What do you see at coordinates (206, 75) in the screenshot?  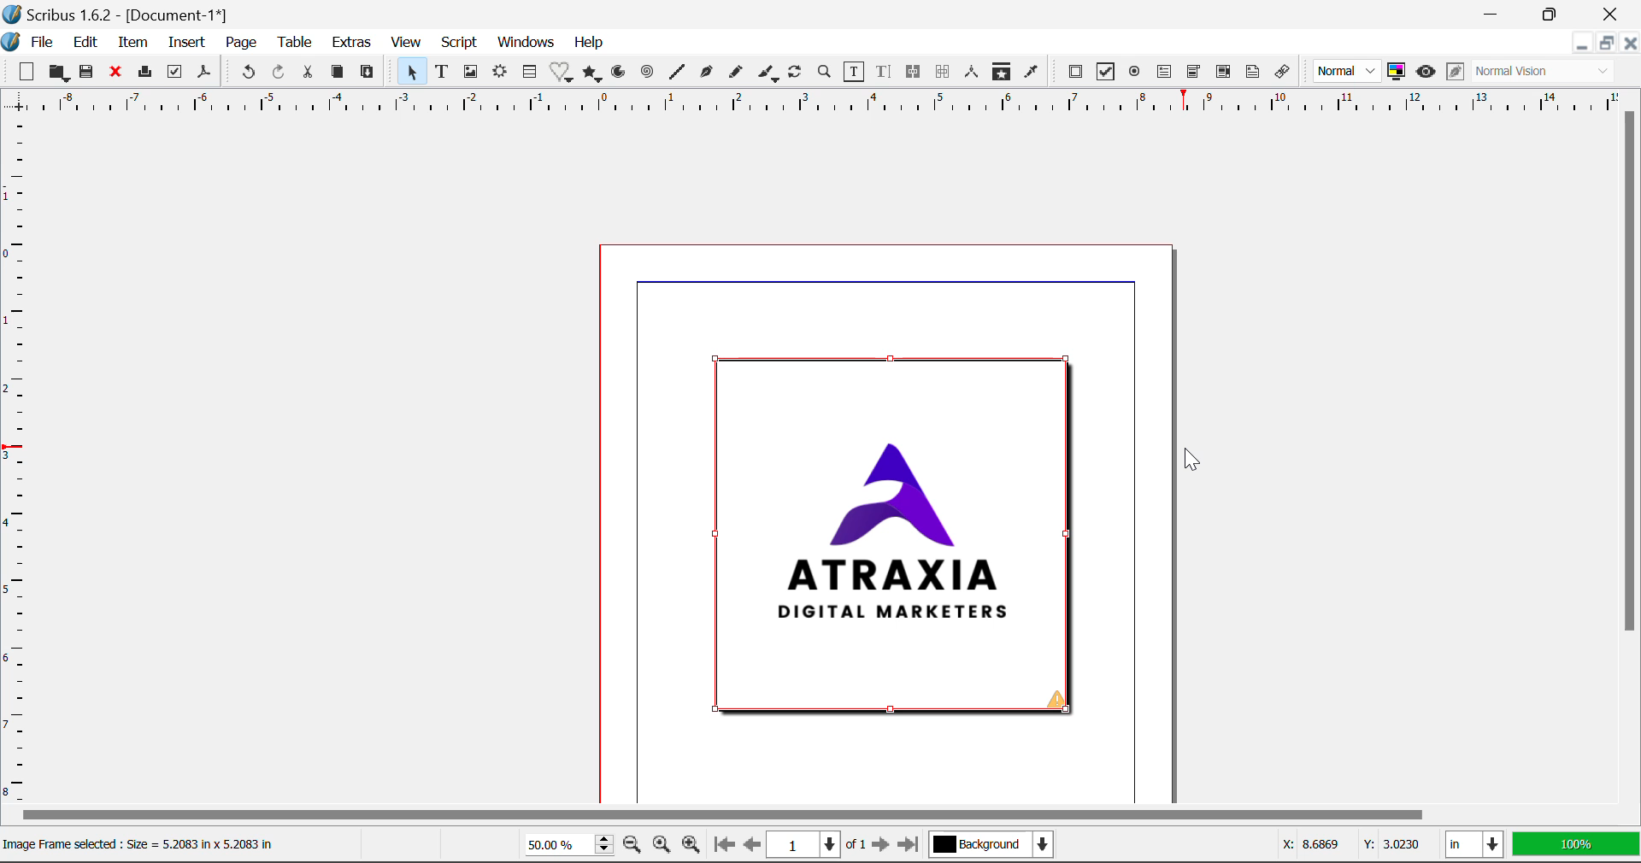 I see `Save as Pdf` at bounding box center [206, 75].